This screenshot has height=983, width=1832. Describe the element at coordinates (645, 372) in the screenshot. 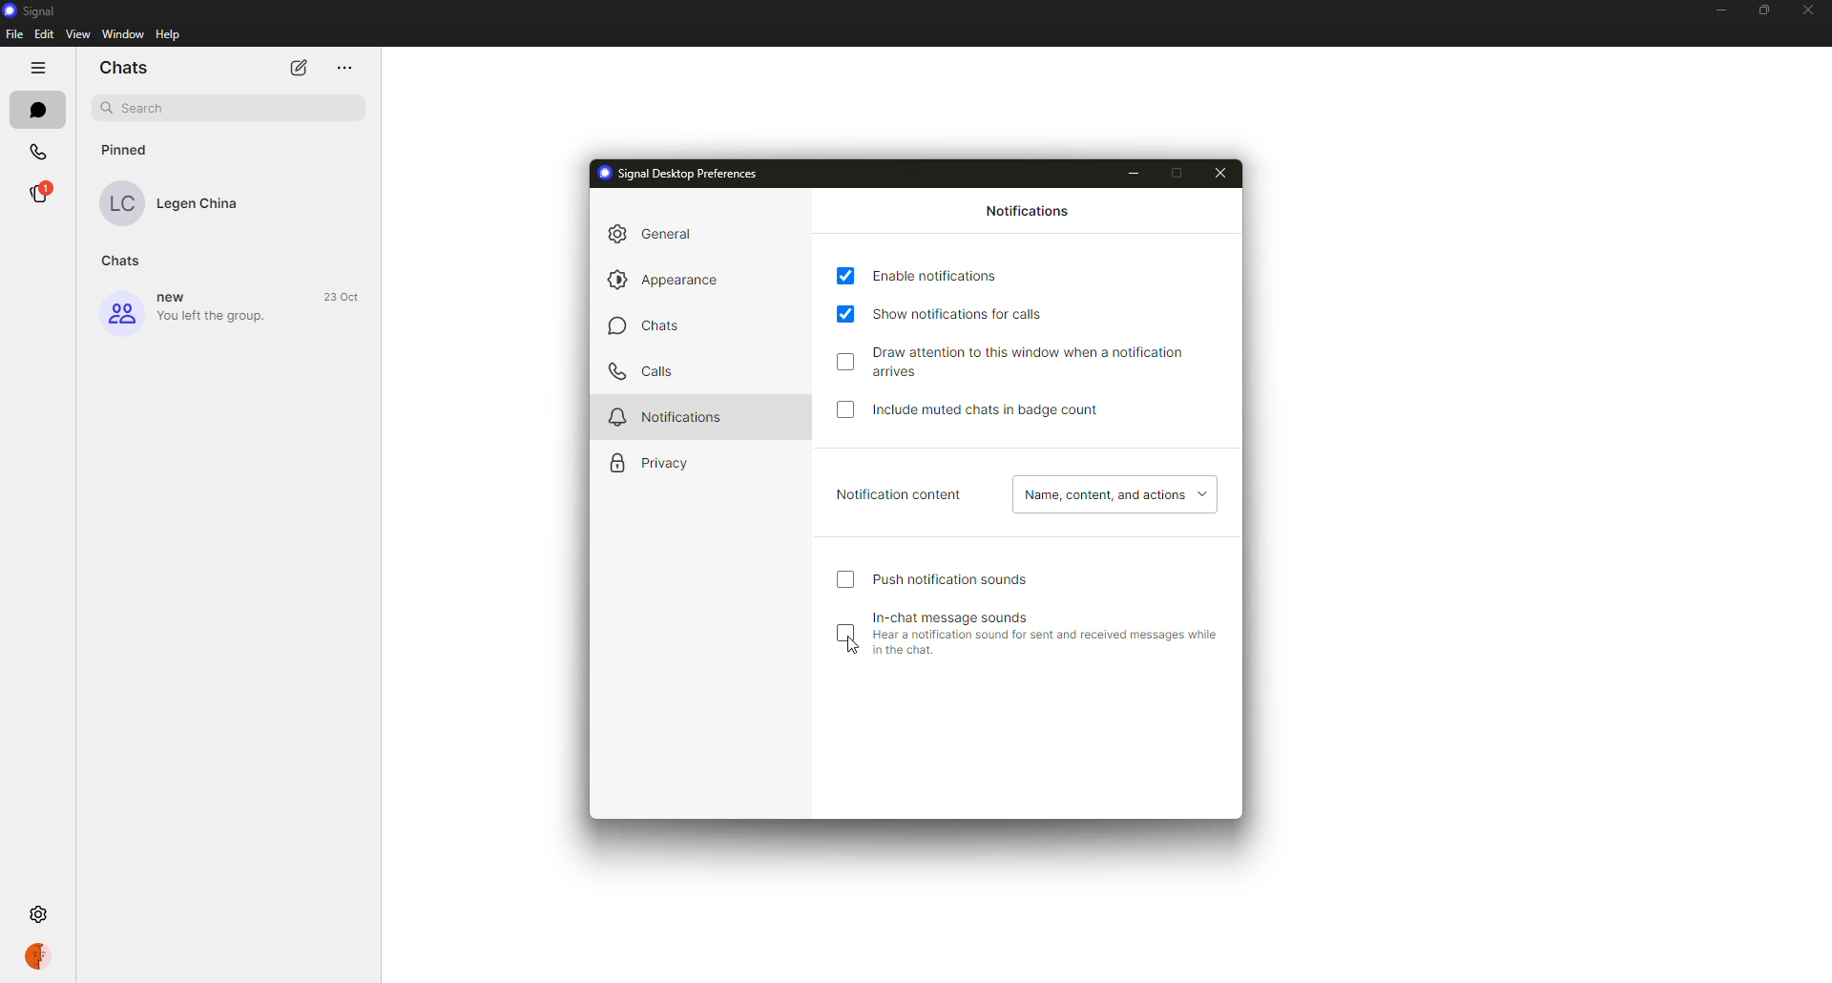

I see `calls` at that location.